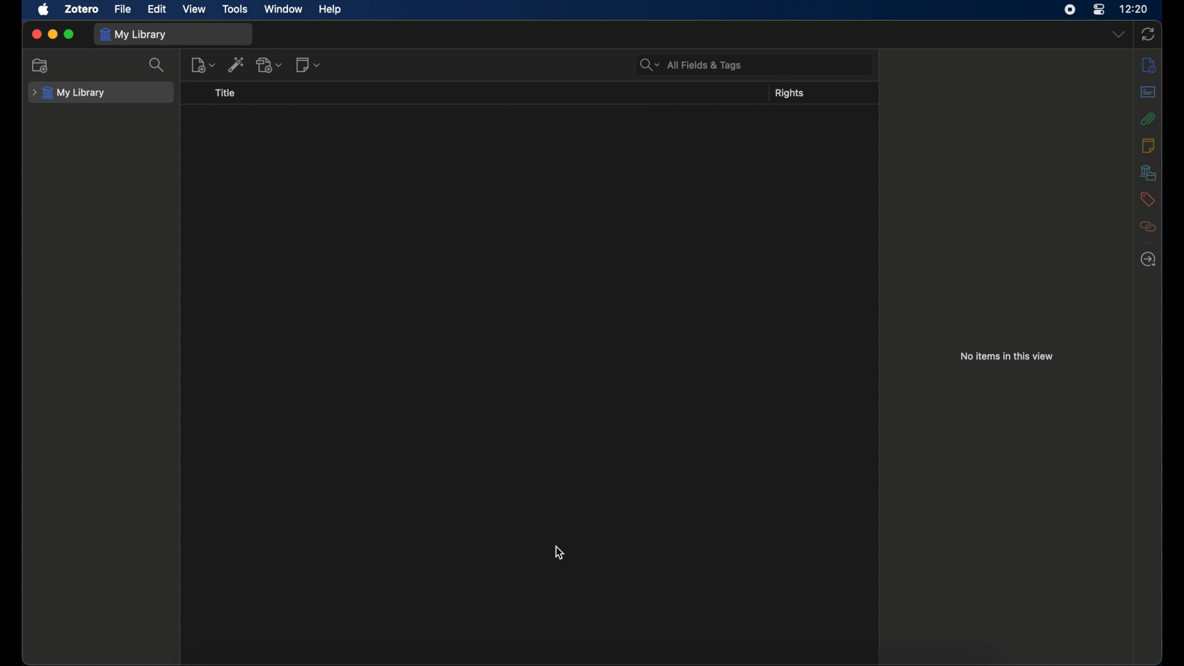 The width and height of the screenshot is (1184, 666). I want to click on apple, so click(44, 10).